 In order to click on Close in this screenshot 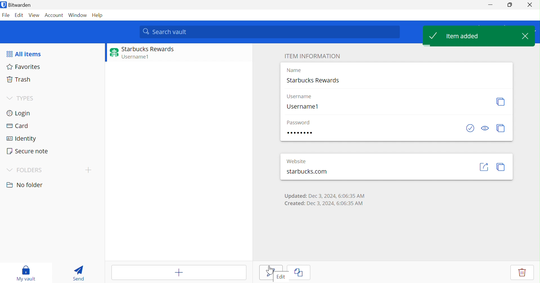, I will do `click(531, 5)`.